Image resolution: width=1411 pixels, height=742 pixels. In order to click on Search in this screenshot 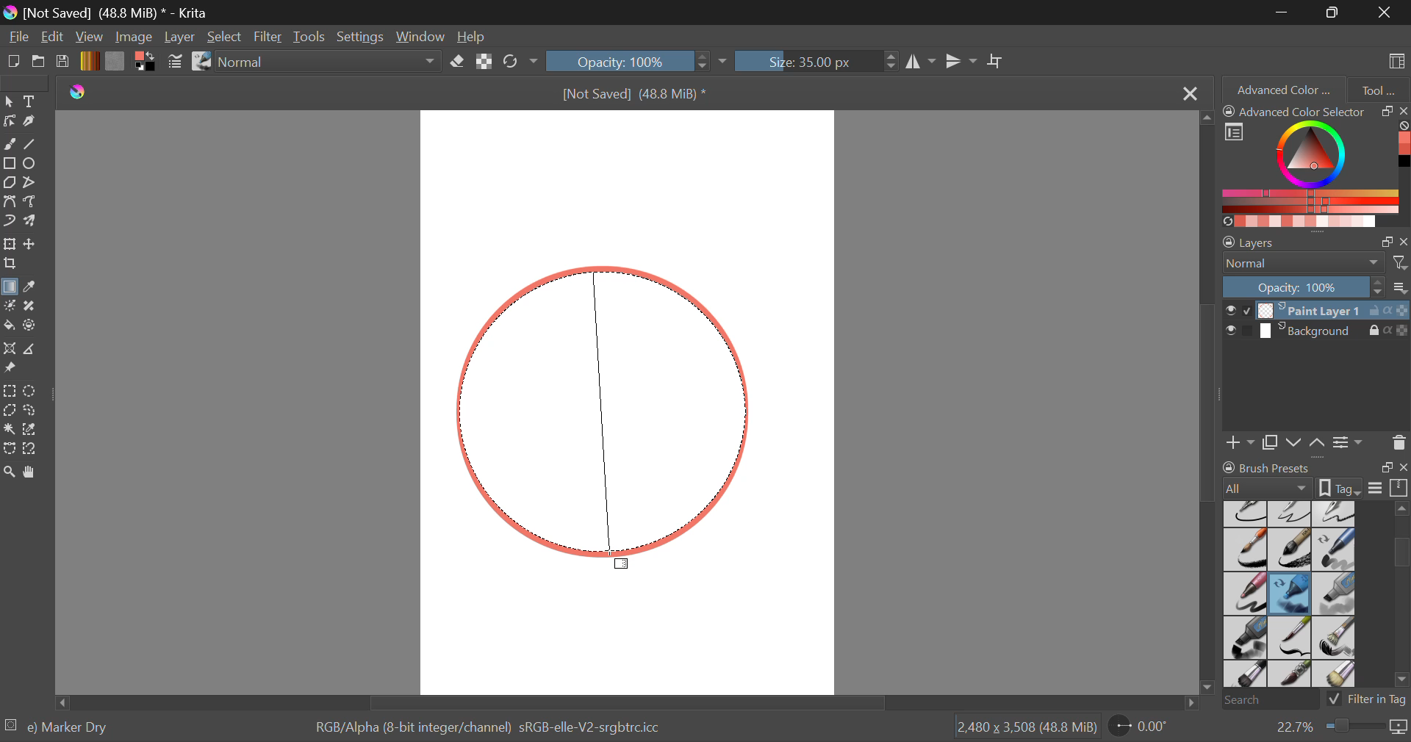, I will do `click(1266, 701)`.